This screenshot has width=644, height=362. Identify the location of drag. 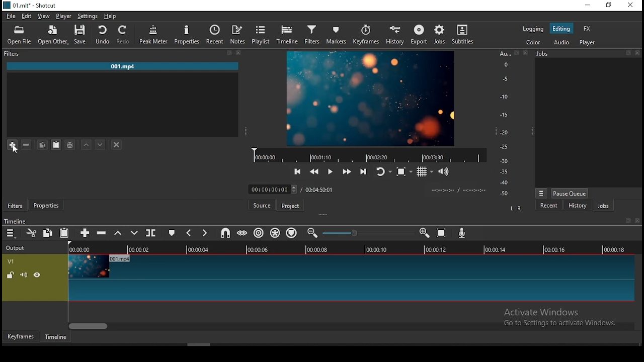
(530, 133).